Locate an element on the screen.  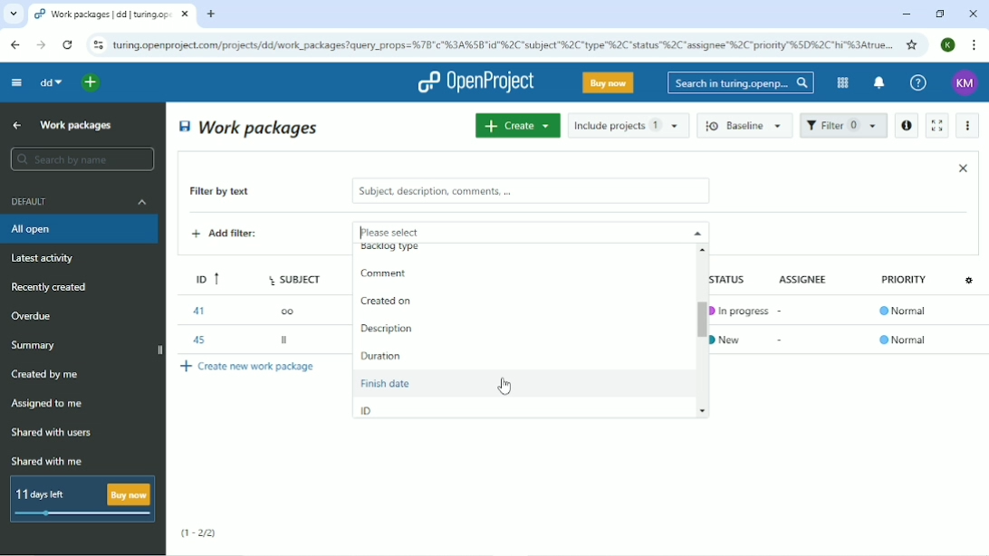
11 days left buy now is located at coordinates (81, 499).